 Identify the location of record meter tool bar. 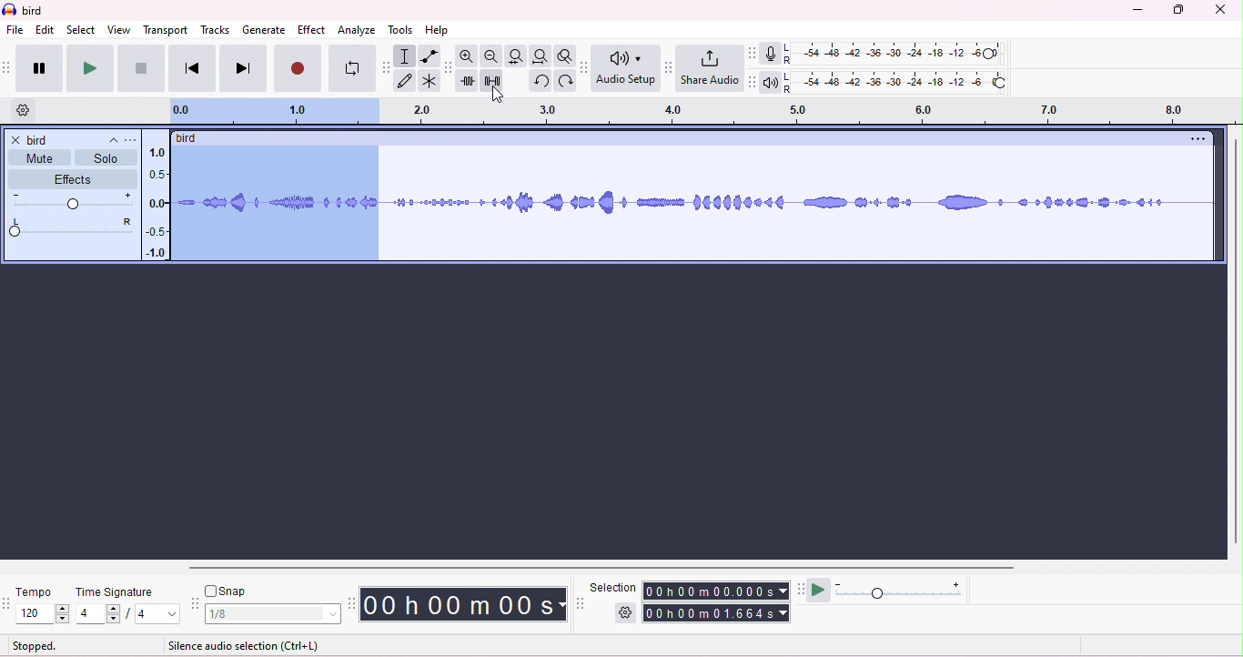
(755, 54).